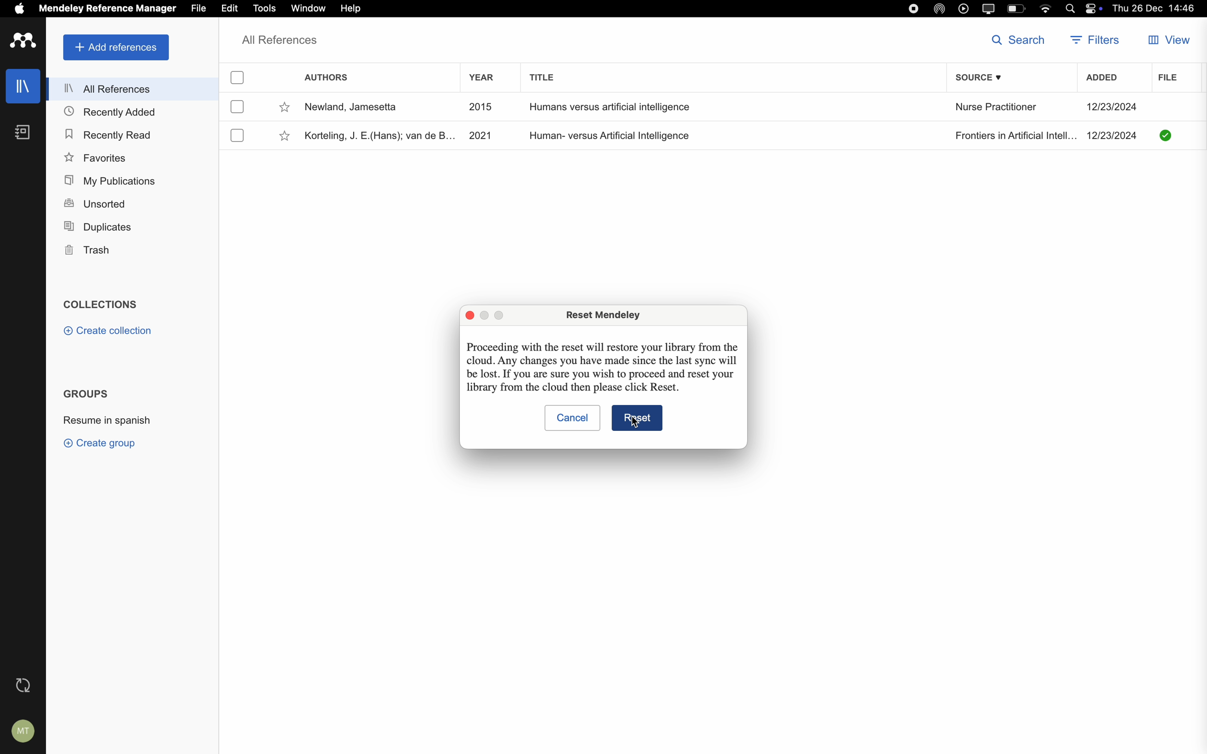 The image size is (1207, 754). I want to click on click on help, so click(353, 8).